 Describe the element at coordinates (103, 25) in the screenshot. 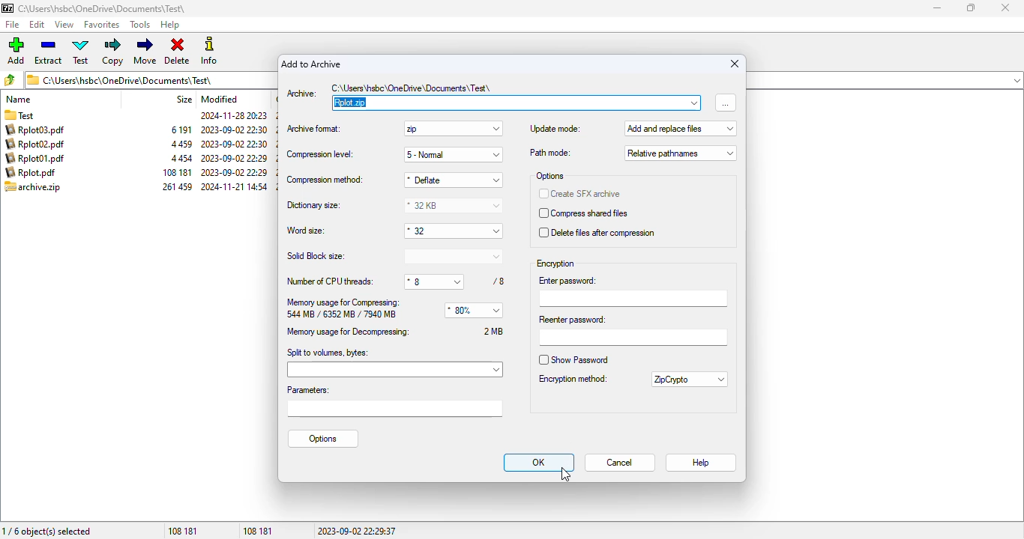

I see `favorites` at that location.